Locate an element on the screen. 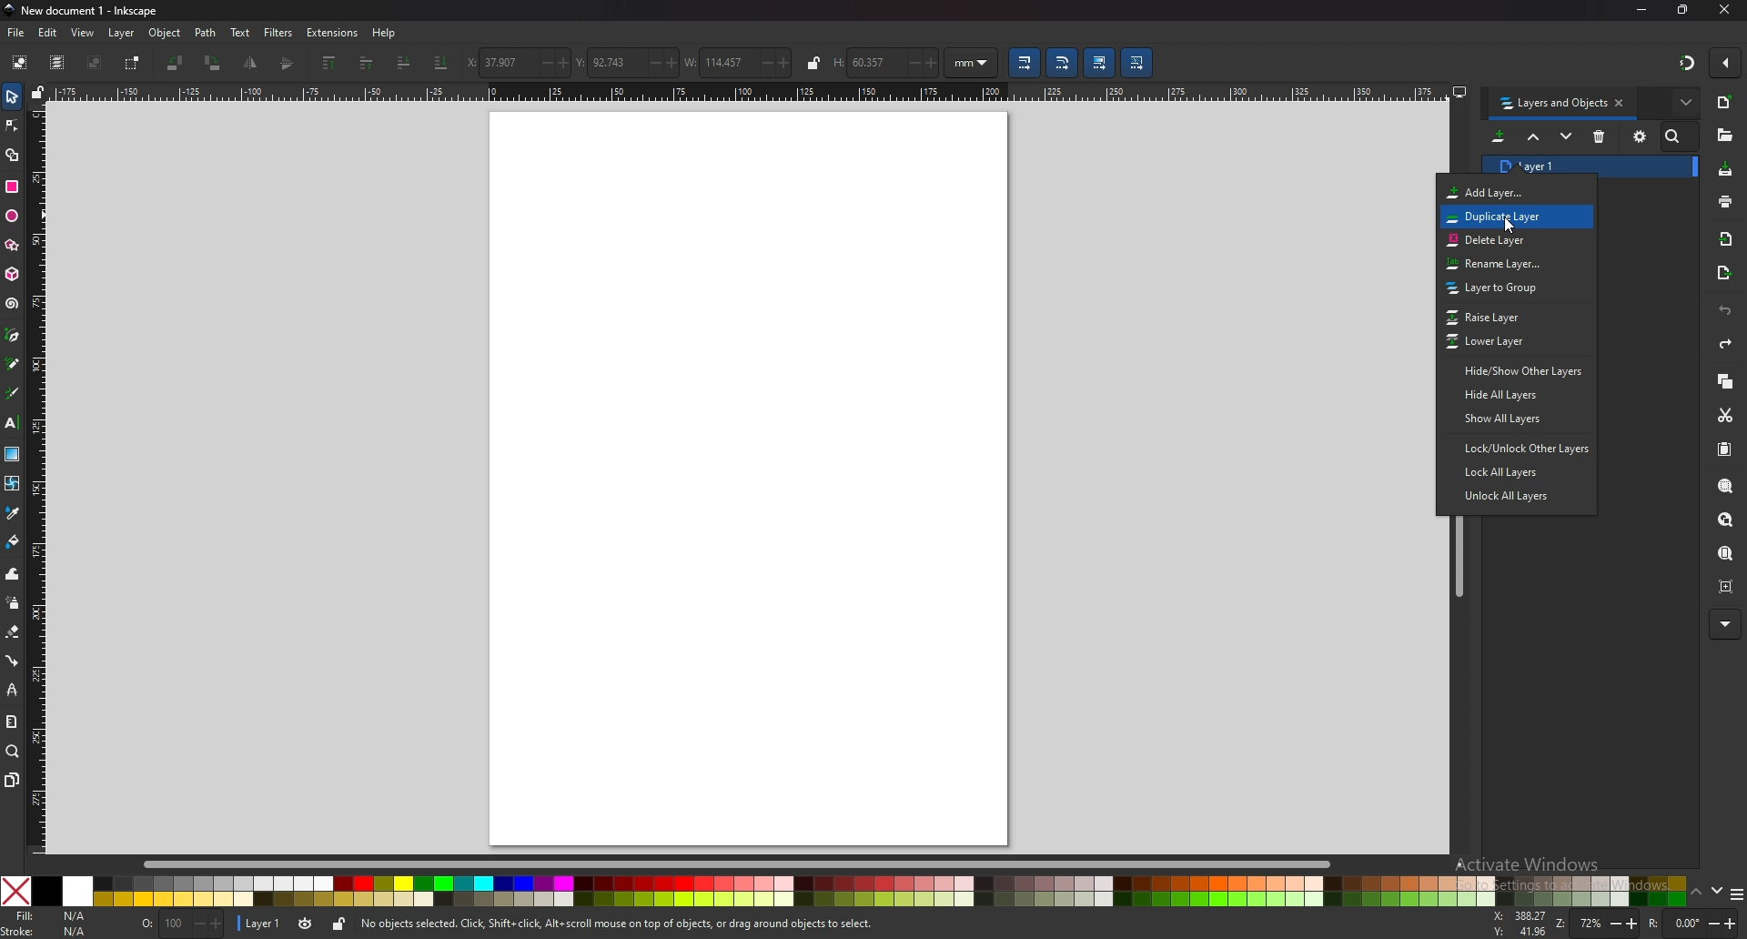  no color is located at coordinates (15, 891).